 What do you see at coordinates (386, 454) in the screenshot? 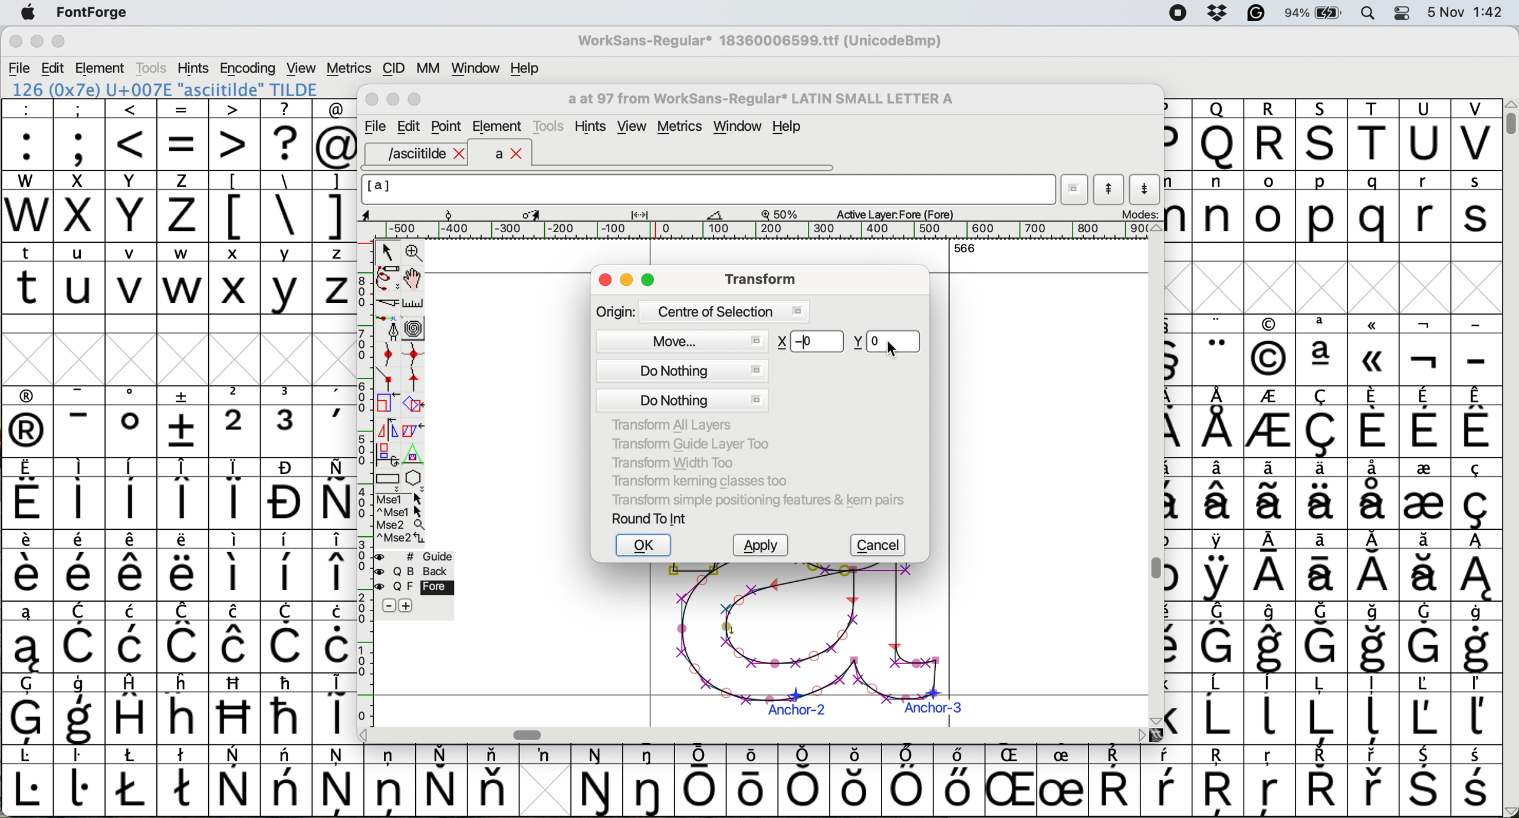
I see `rotat object in 3d and project back to plane` at bounding box center [386, 454].